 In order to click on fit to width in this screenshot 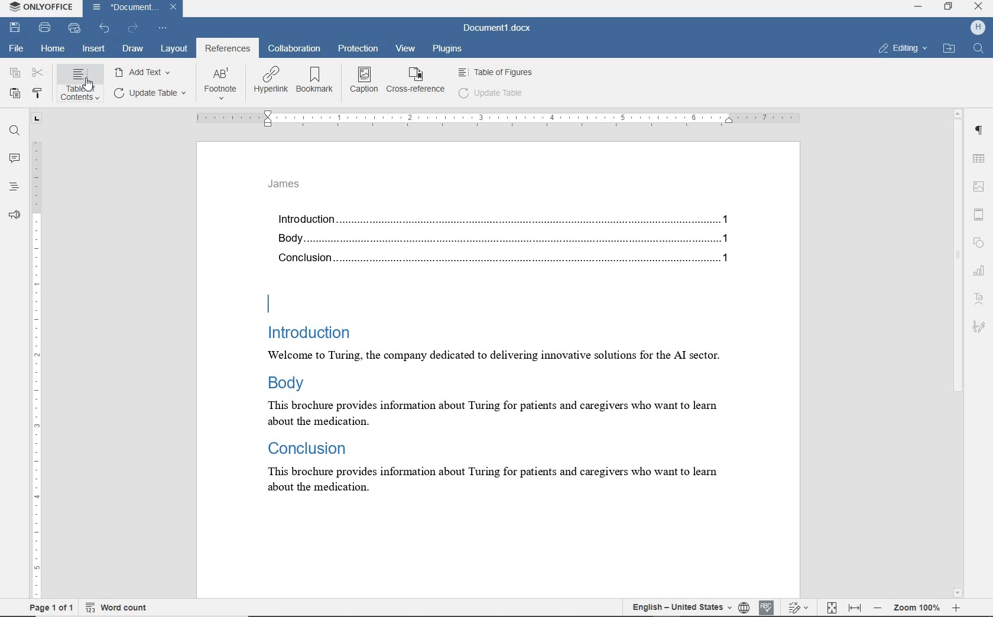, I will do `click(855, 608)`.